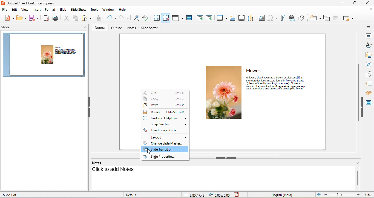  I want to click on rulers, so click(165, 112).